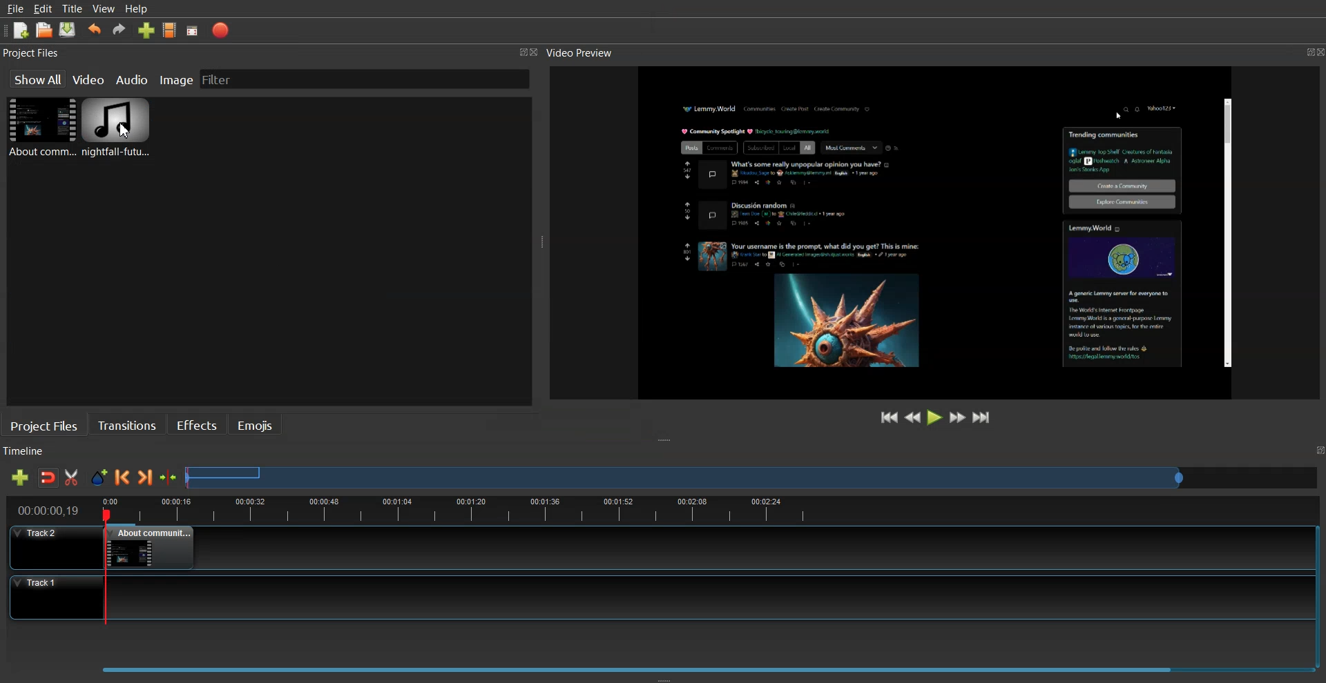  What do you see at coordinates (73, 477) in the screenshot?
I see `Razor Track` at bounding box center [73, 477].